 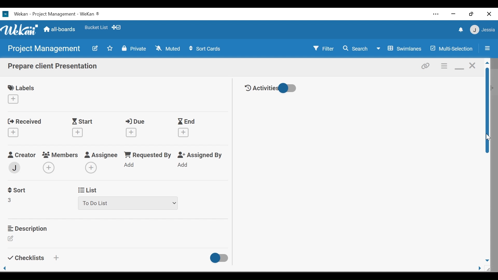 What do you see at coordinates (184, 132) in the screenshot?
I see `Create End date` at bounding box center [184, 132].